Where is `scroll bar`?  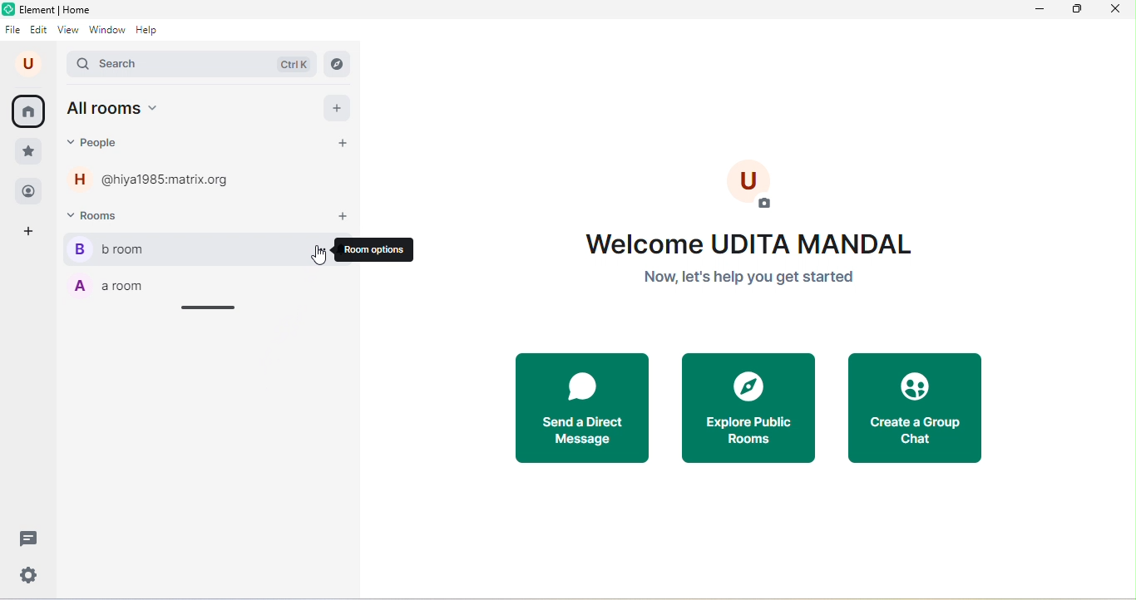 scroll bar is located at coordinates (210, 307).